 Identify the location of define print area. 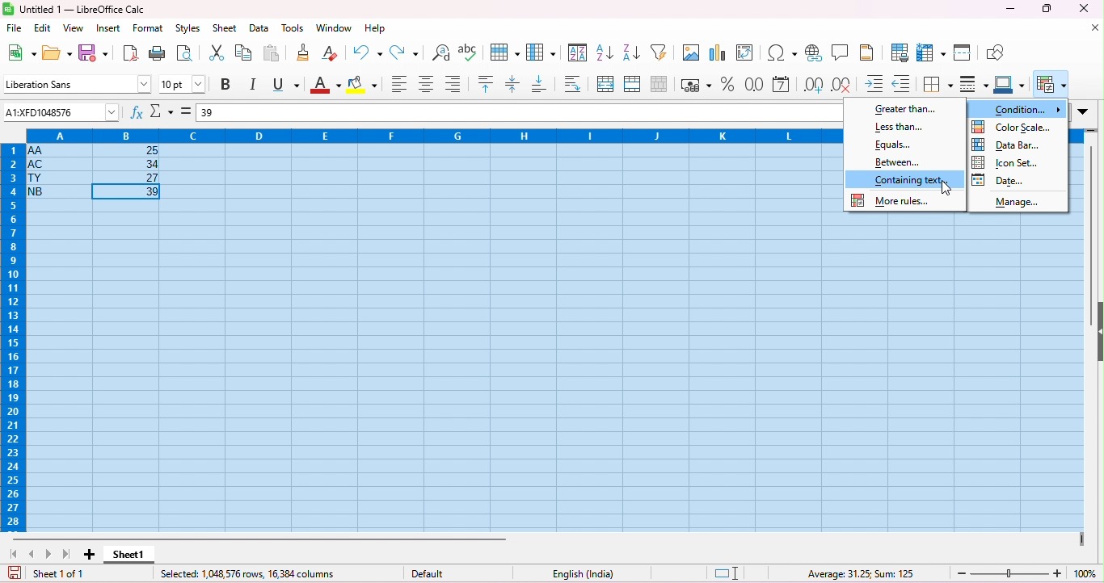
(899, 53).